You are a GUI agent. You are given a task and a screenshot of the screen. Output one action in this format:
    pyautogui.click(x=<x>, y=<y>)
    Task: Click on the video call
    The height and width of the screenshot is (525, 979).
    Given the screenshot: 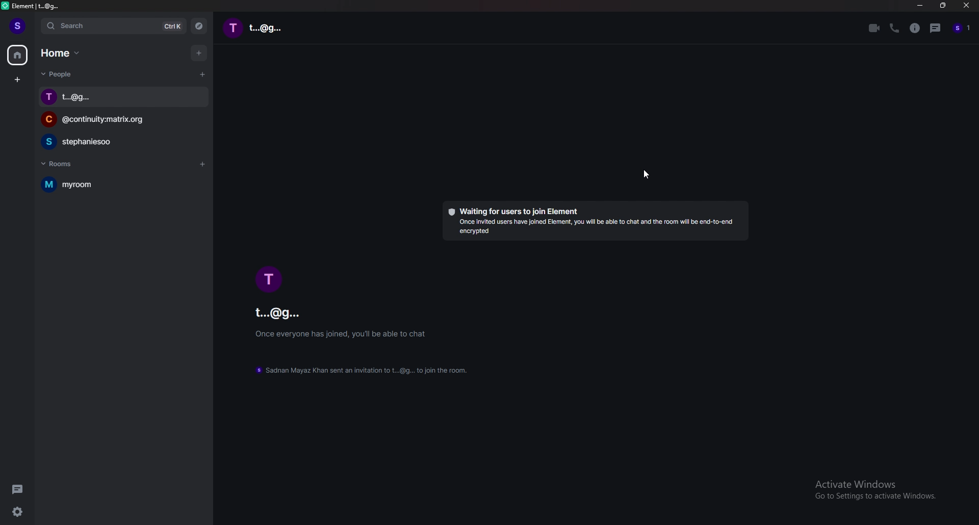 What is the action you would take?
    pyautogui.click(x=874, y=29)
    